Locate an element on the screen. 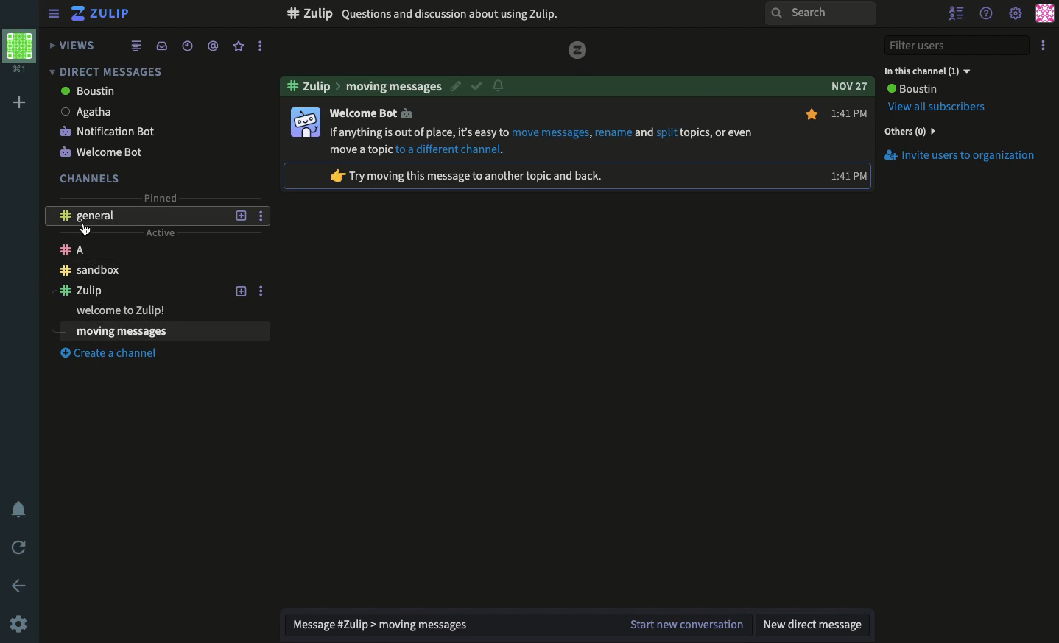 The image size is (1059, 643). In this channel is located at coordinates (927, 71).